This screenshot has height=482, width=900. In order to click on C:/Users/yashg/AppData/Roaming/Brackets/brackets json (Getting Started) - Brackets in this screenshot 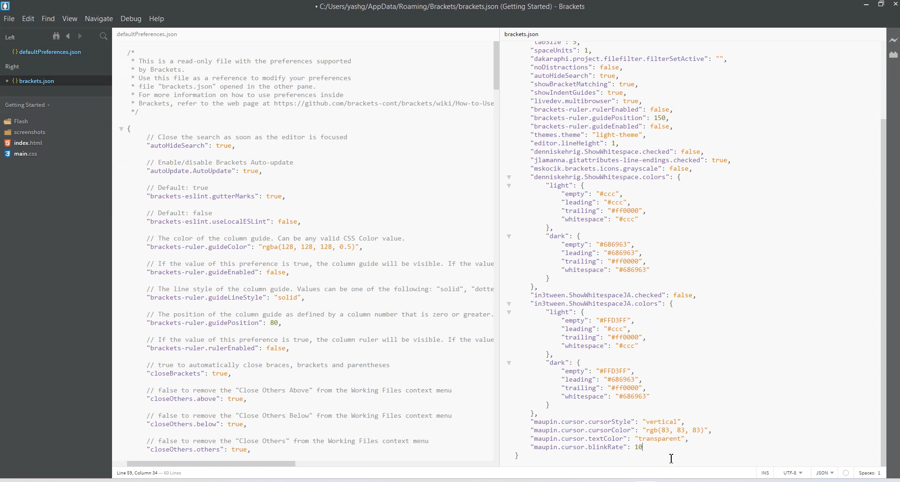, I will do `click(451, 7)`.